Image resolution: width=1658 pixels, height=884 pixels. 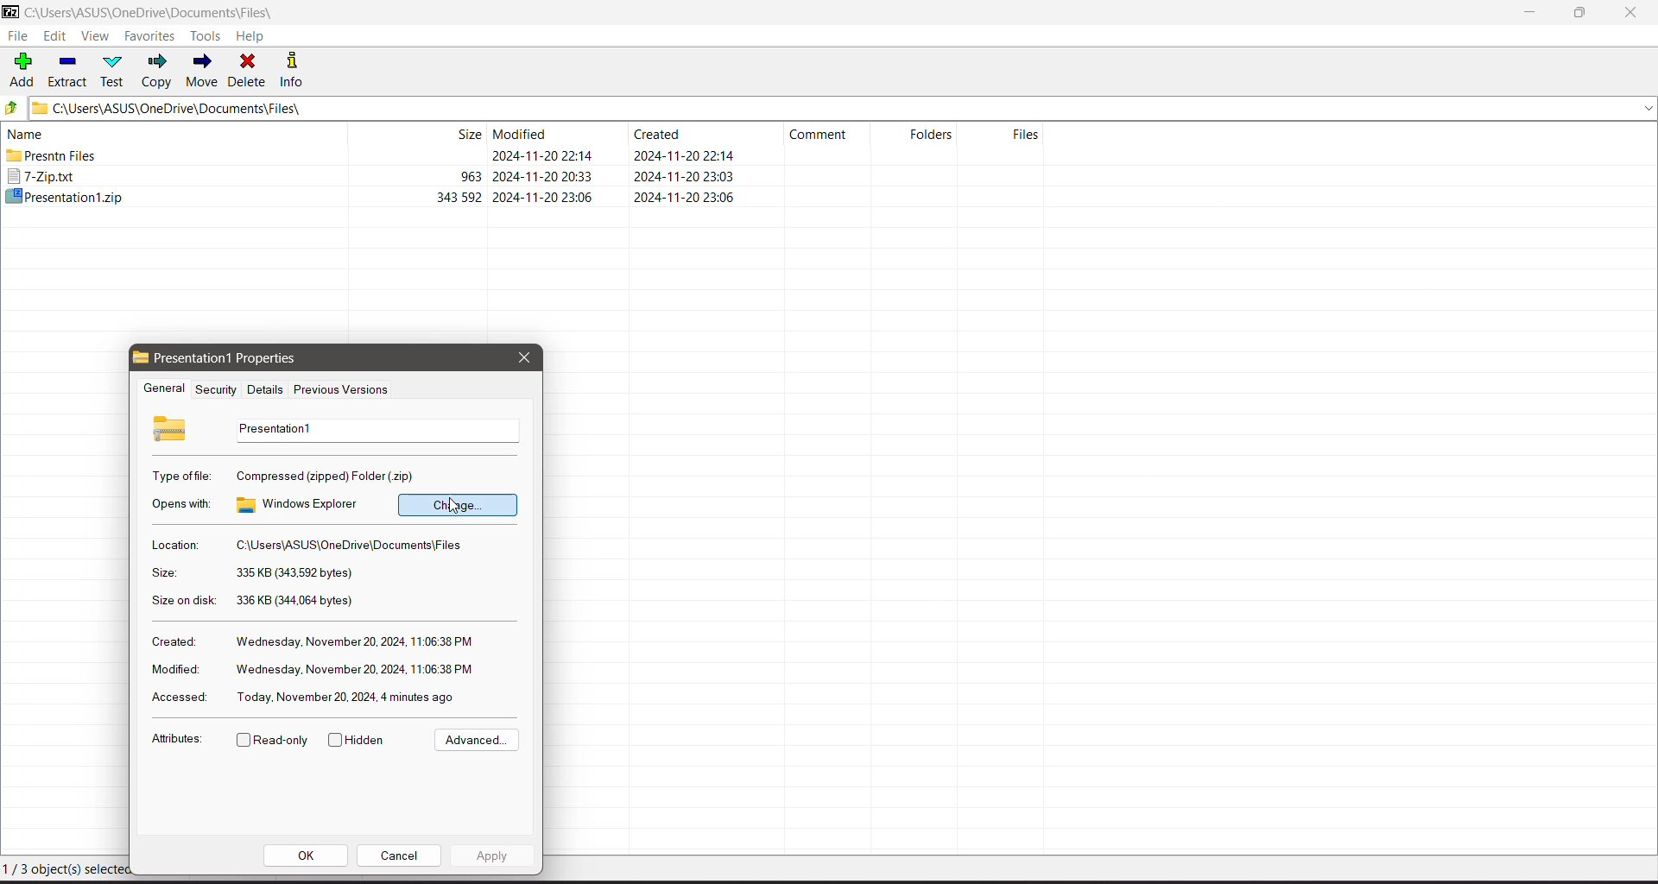 What do you see at coordinates (356, 642) in the screenshot?
I see `Created Day, Date, Year and time of the selected file` at bounding box center [356, 642].